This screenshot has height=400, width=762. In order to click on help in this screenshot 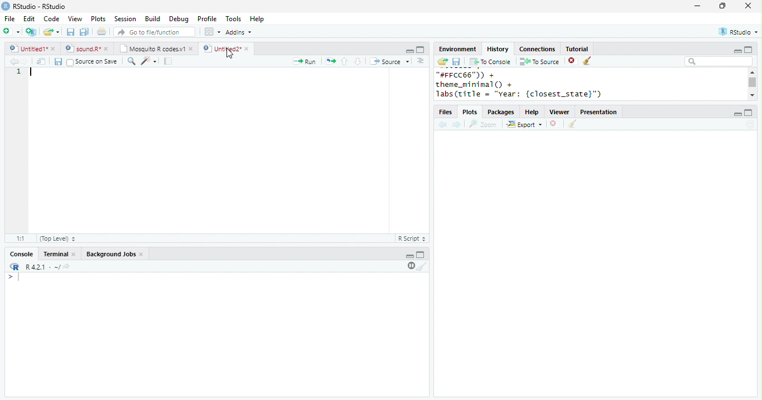, I will do `click(532, 113)`.